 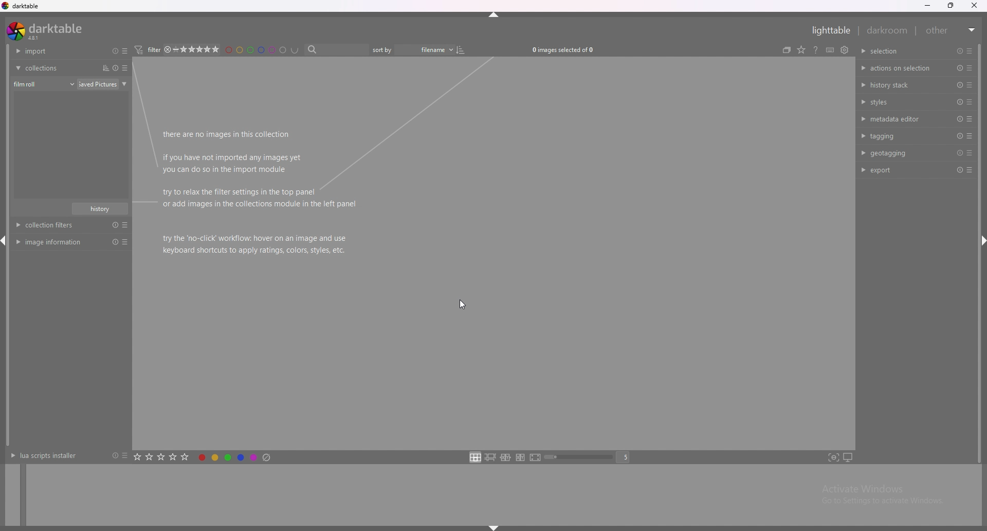 I want to click on 4star, so click(x=172, y=49).